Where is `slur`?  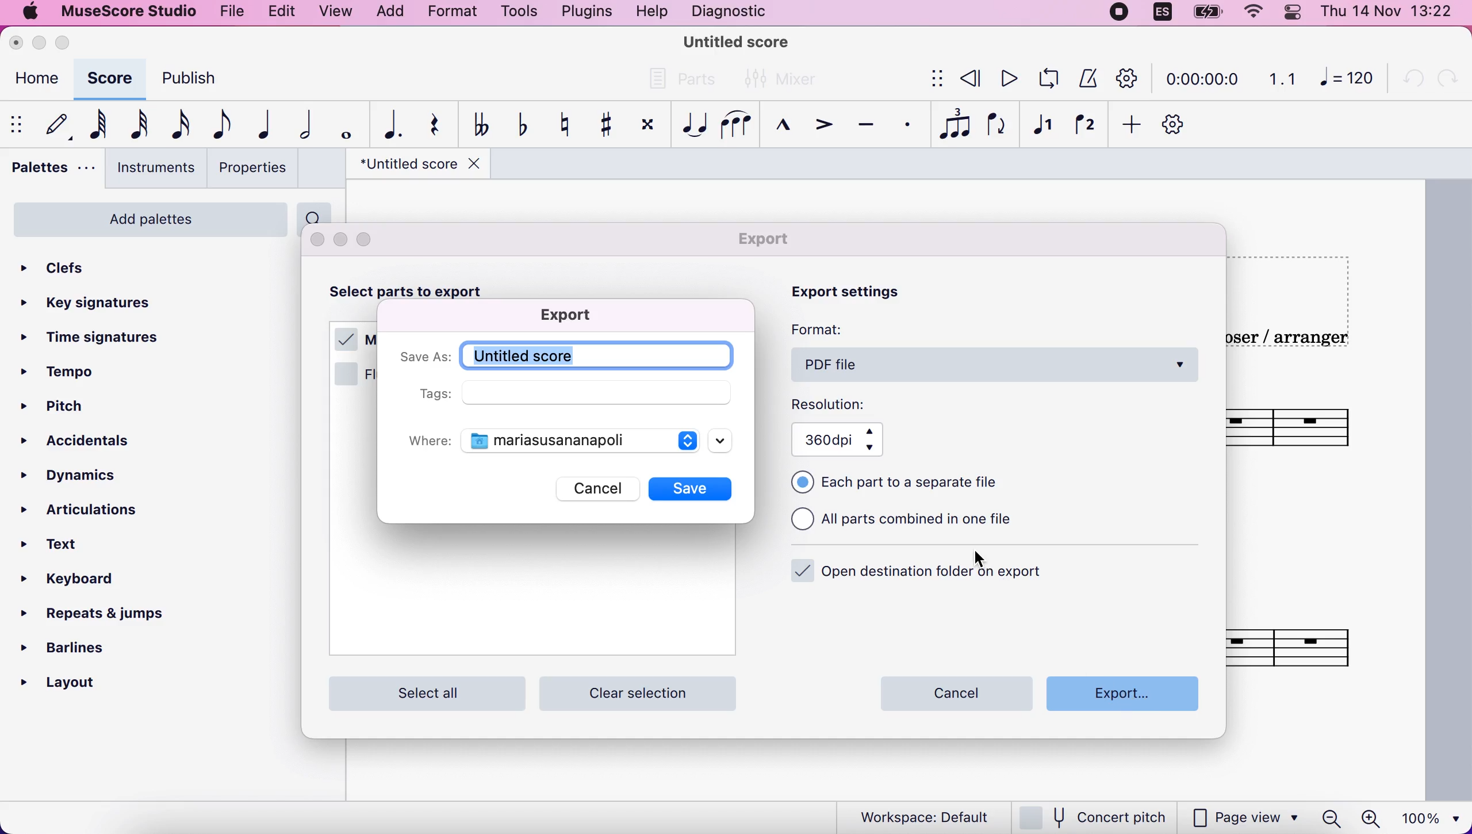
slur is located at coordinates (734, 126).